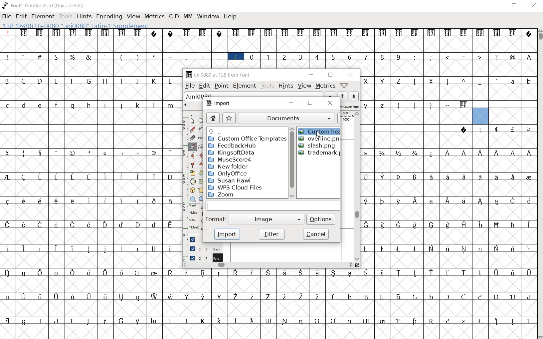 The width and height of the screenshot is (543, 339). I want to click on glyph, so click(24, 177).